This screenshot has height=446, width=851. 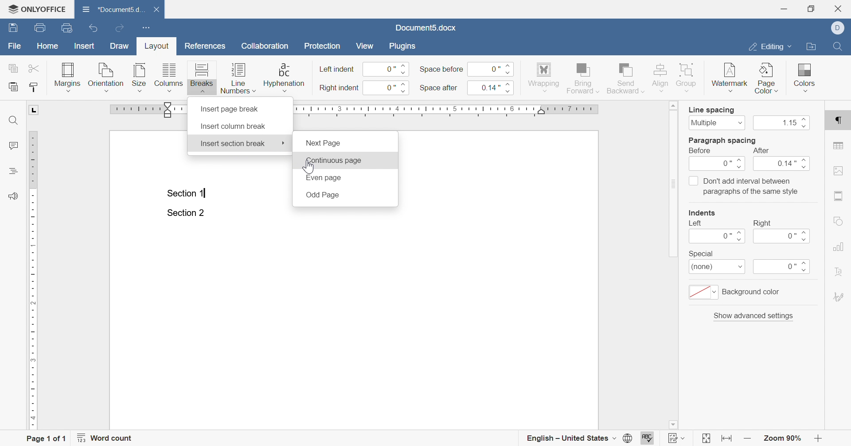 I want to click on wrapping, so click(x=544, y=78).